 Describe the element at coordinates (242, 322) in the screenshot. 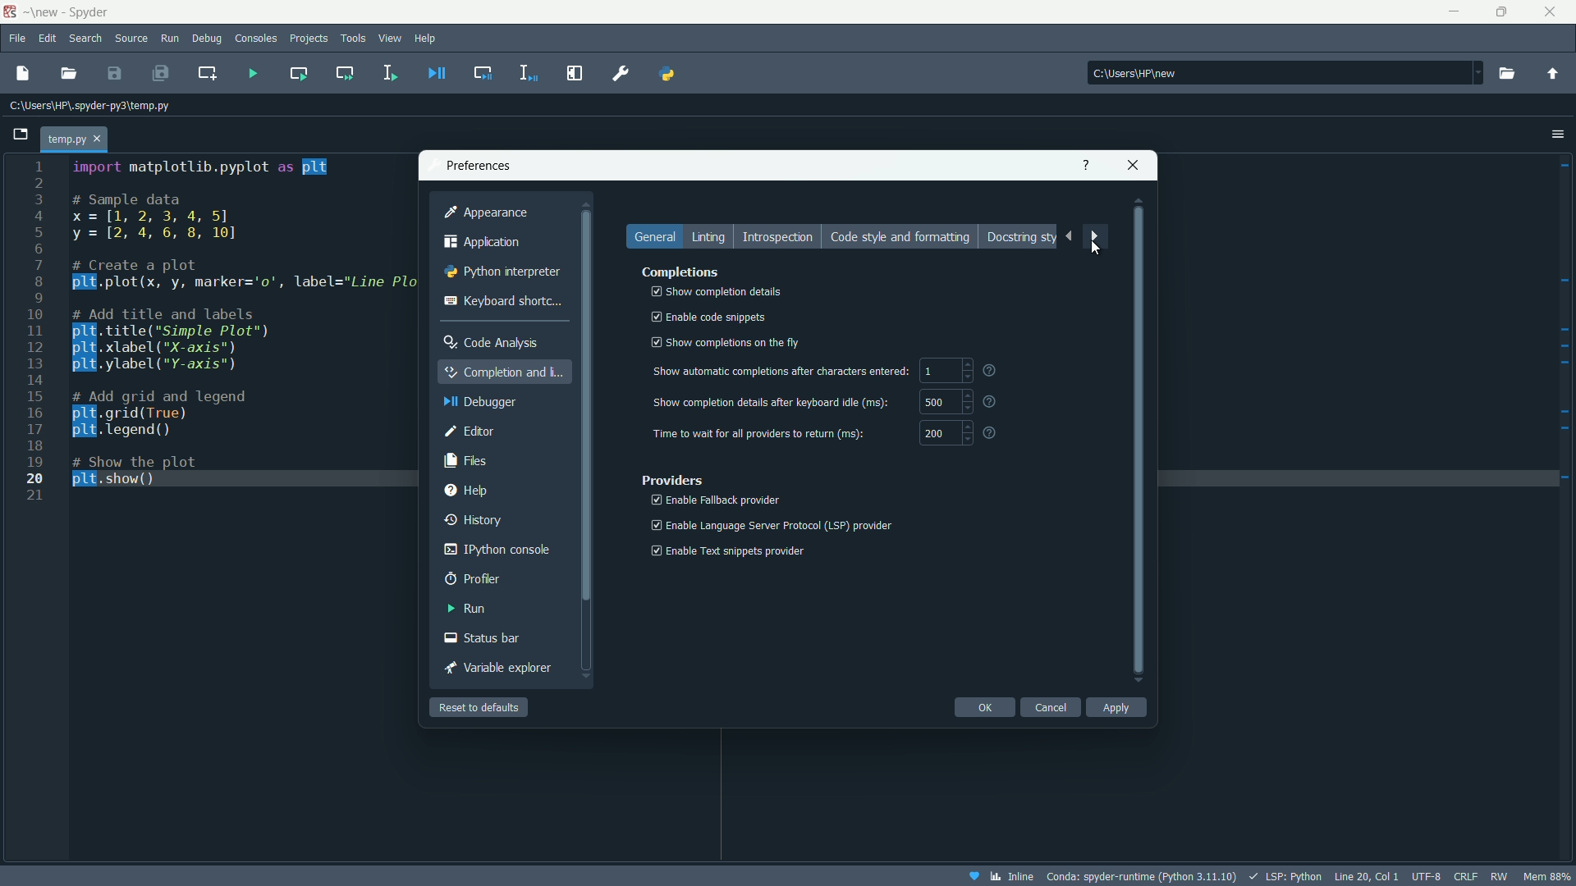

I see `code to create a line plot between x and y variables` at that location.